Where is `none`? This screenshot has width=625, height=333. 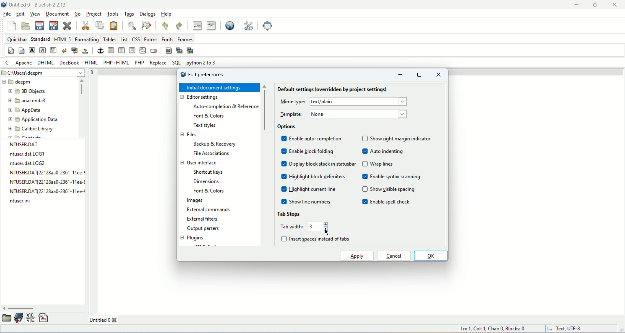
none is located at coordinates (320, 114).